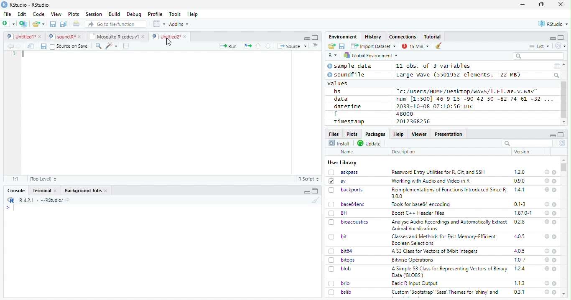  What do you see at coordinates (23, 24) in the screenshot?
I see `Create a project` at bounding box center [23, 24].